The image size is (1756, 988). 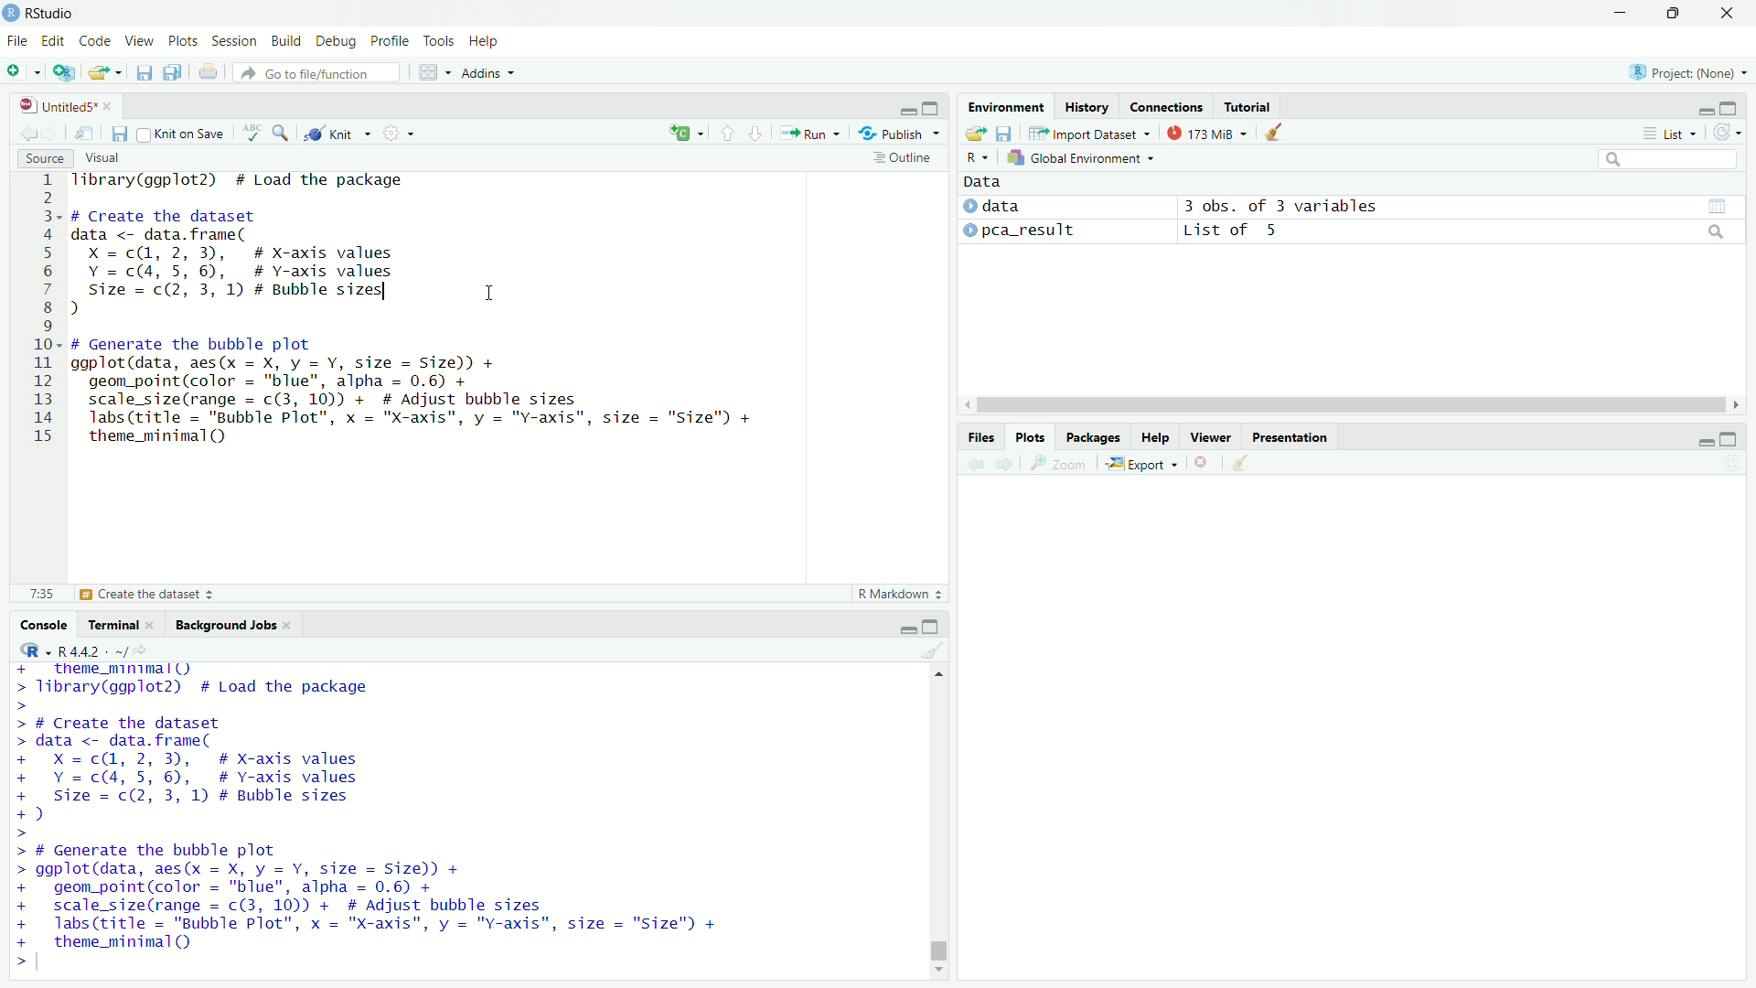 I want to click on knit on save, so click(x=183, y=133).